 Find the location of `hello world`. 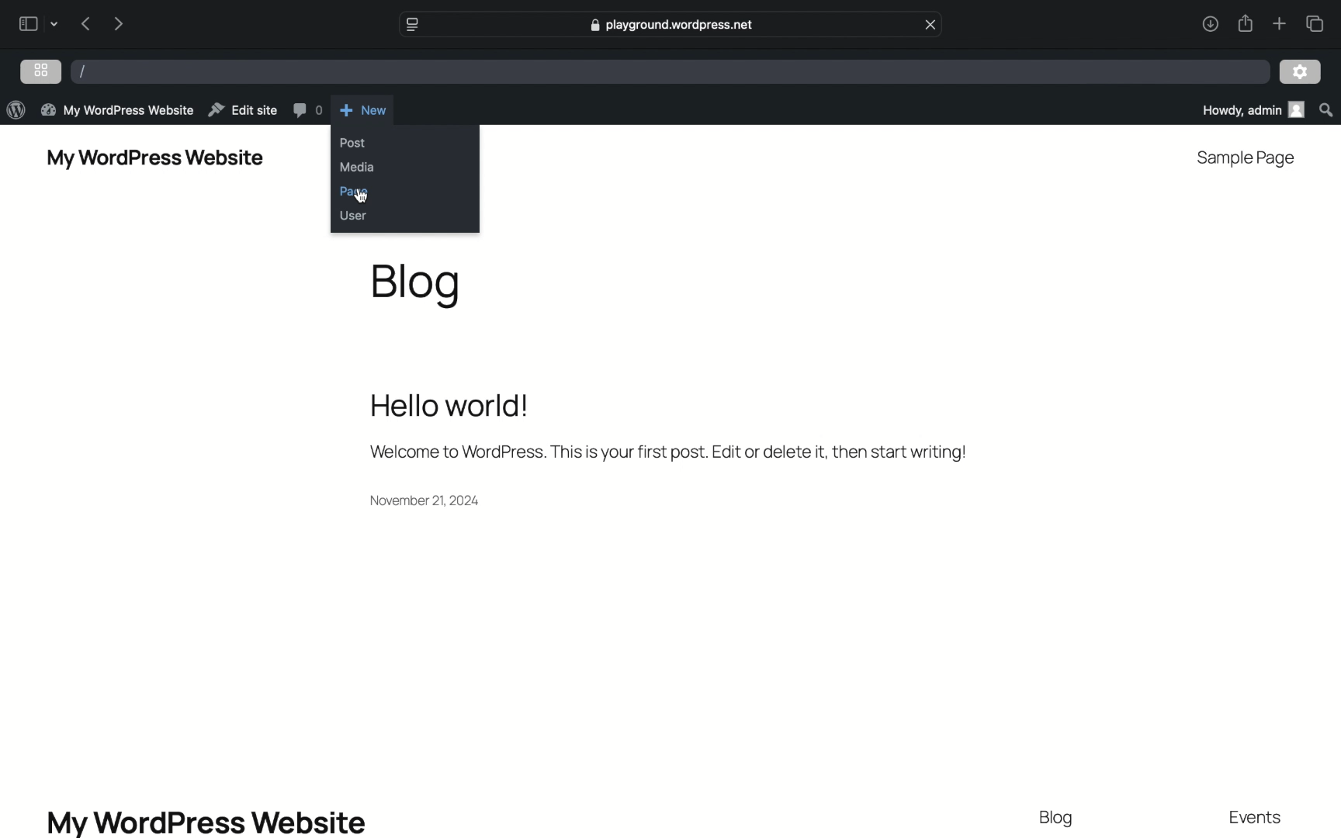

hello world is located at coordinates (449, 405).